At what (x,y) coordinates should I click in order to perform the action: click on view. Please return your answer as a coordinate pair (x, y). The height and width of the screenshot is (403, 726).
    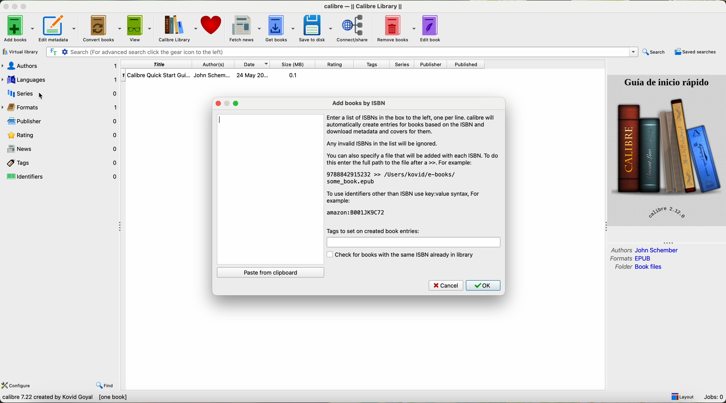
    Looking at the image, I should click on (141, 28).